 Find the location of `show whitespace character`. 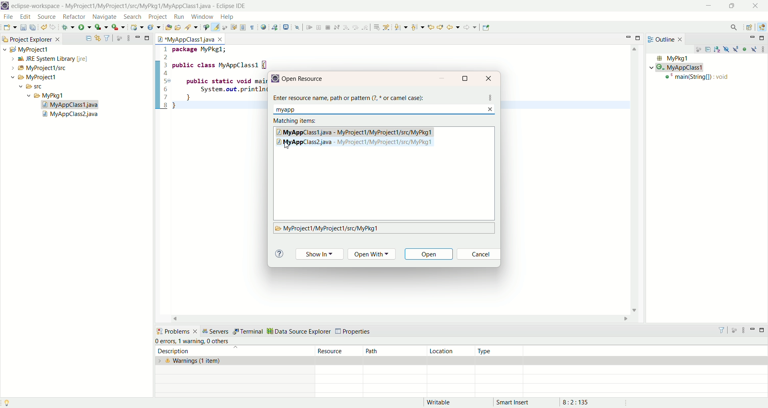

show whitespace character is located at coordinates (252, 28).